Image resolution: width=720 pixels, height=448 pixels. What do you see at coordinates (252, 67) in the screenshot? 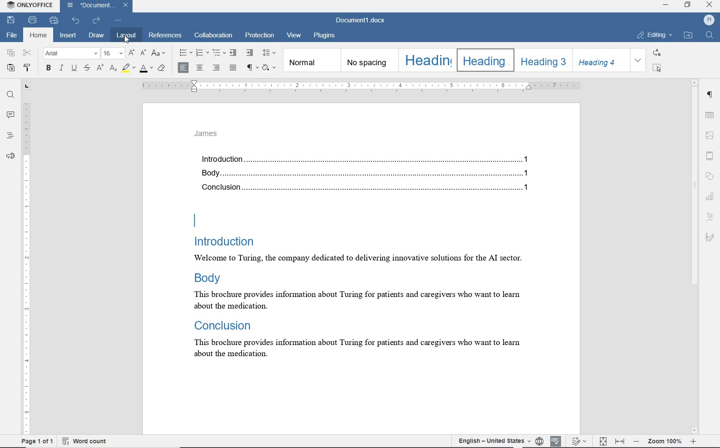
I see `nonprinting characters` at bounding box center [252, 67].